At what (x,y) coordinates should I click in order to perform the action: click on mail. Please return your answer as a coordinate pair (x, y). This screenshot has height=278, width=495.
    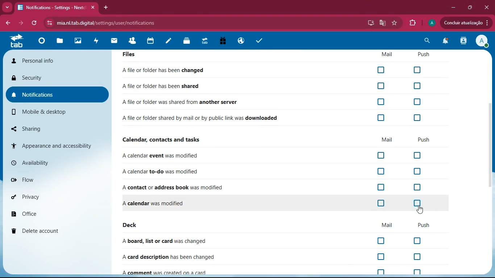
    Looking at the image, I should click on (117, 42).